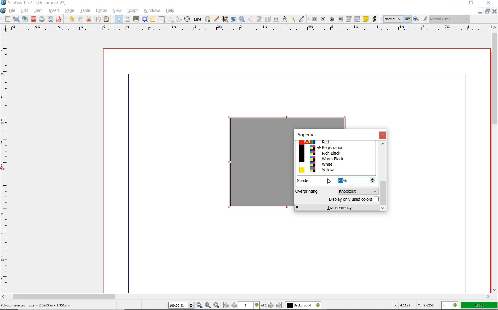 This screenshot has width=498, height=310. What do you see at coordinates (357, 18) in the screenshot?
I see `pdf list box` at bounding box center [357, 18].